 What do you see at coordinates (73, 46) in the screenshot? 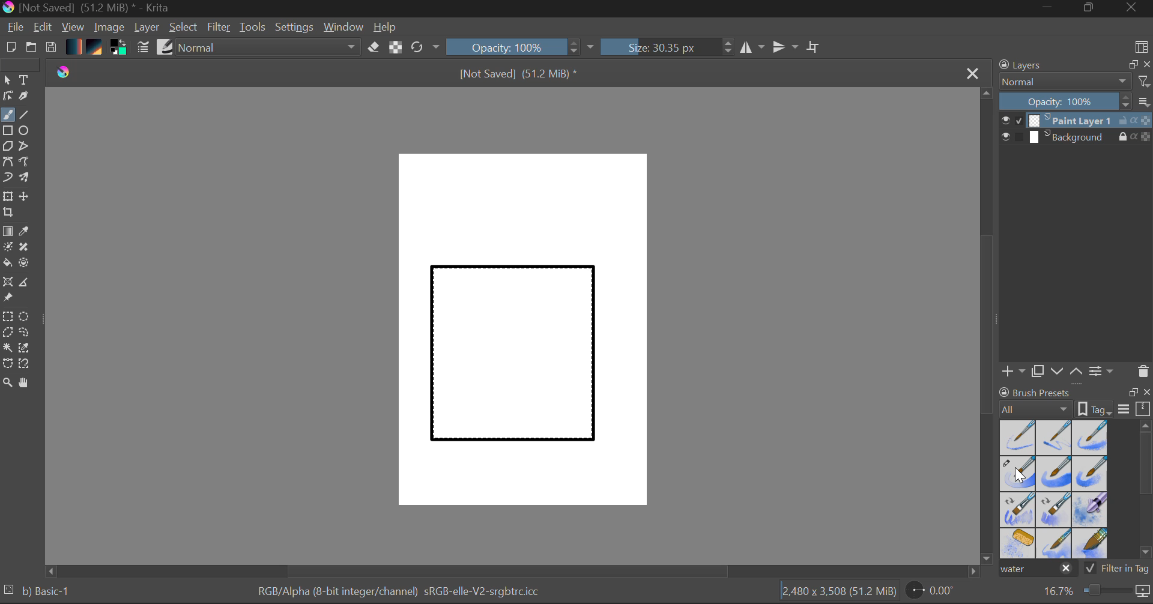
I see `Gradient` at bounding box center [73, 46].